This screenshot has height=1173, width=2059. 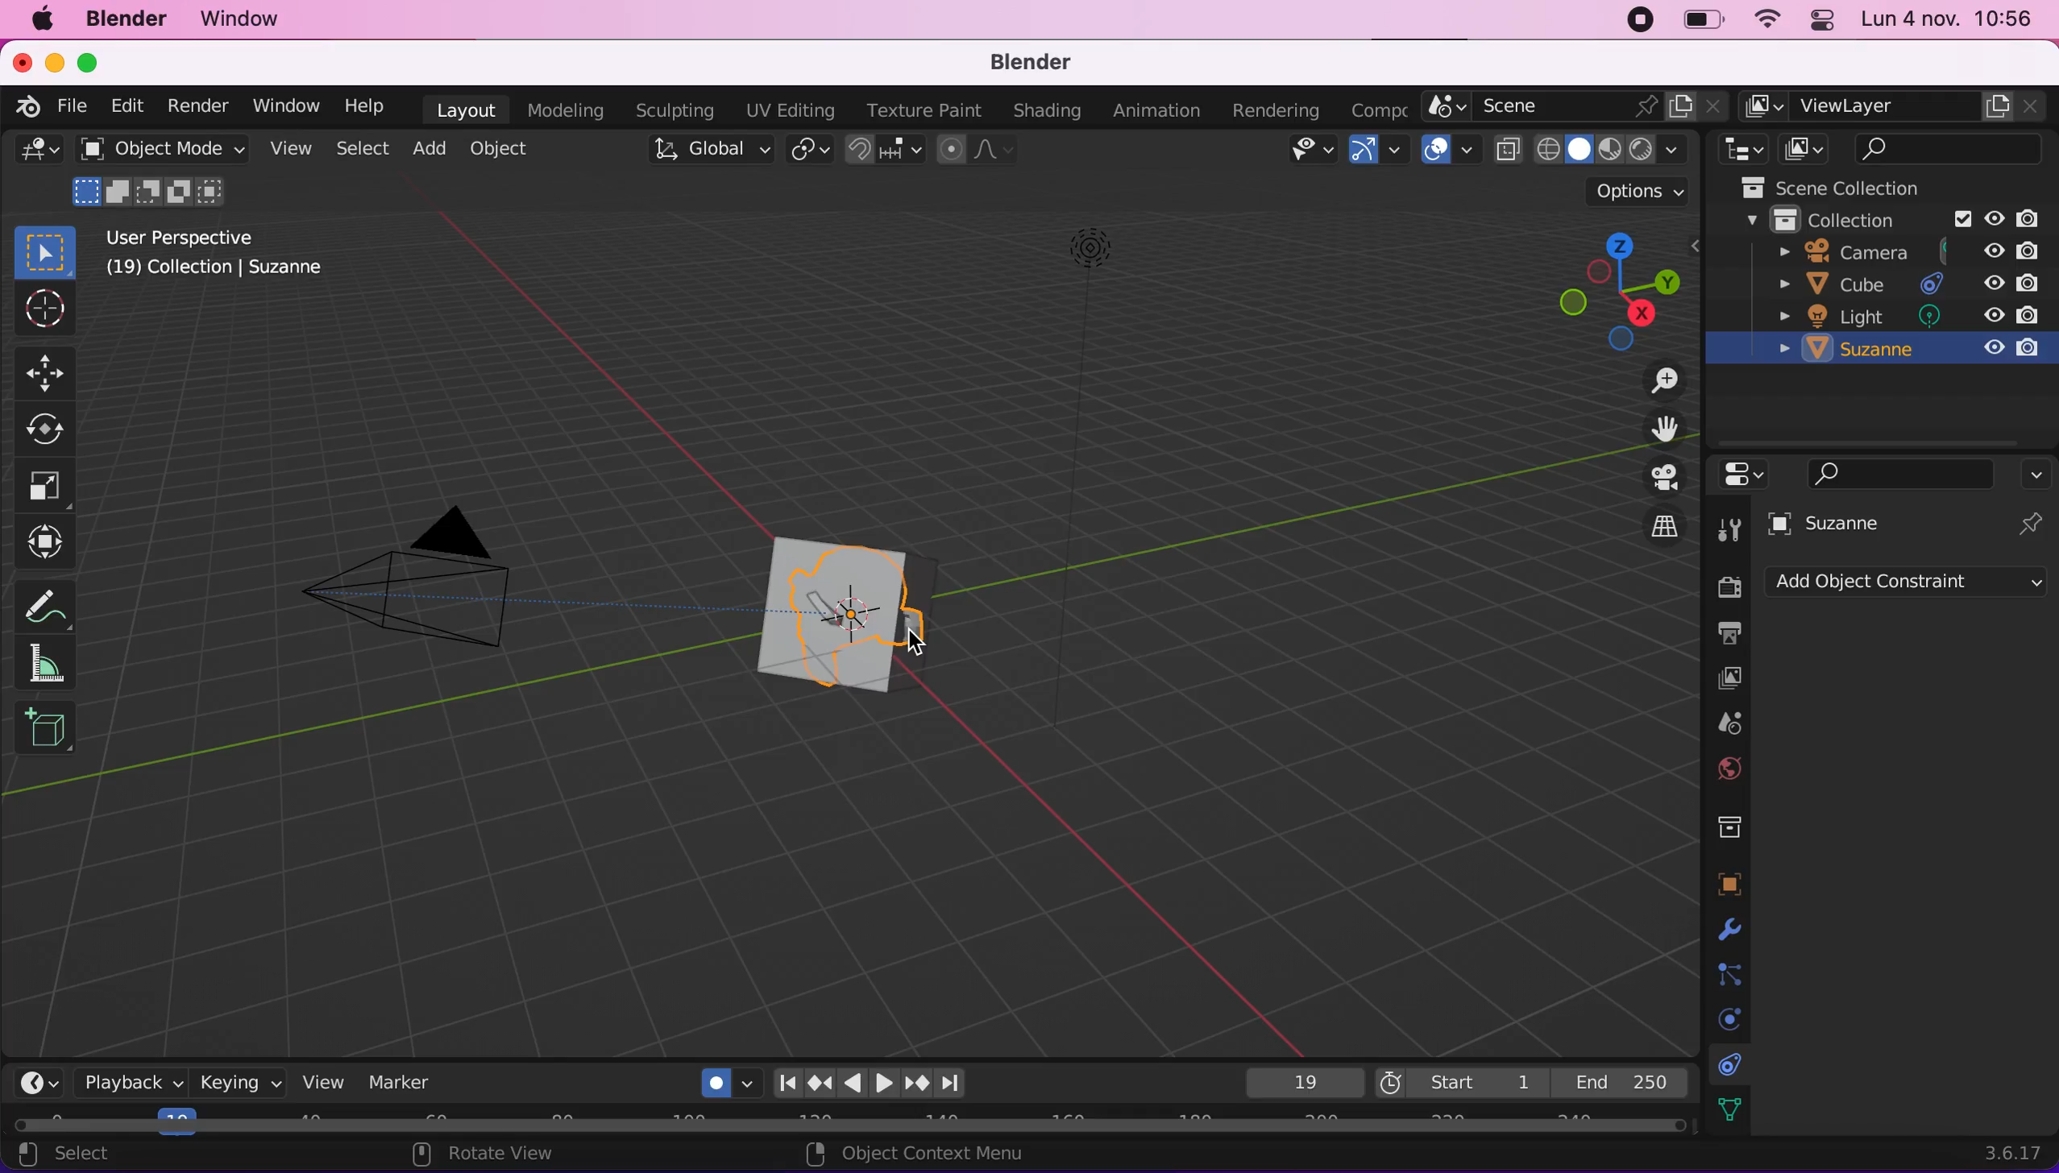 I want to click on scene collection, so click(x=1852, y=188).